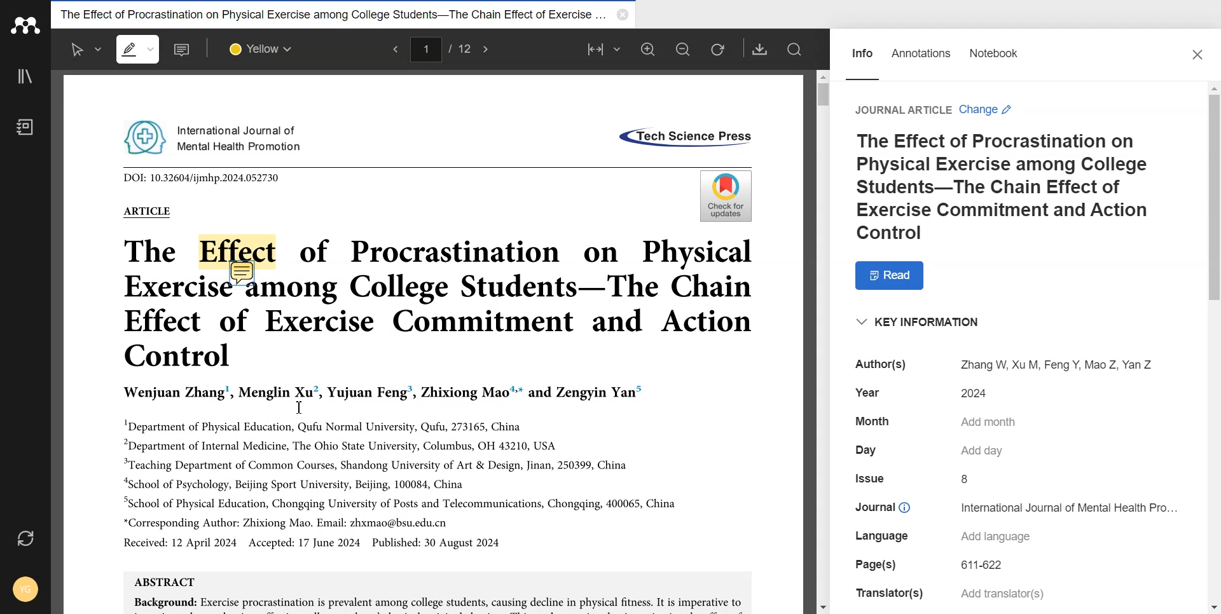 This screenshot has width=1221, height=614. What do you see at coordinates (724, 196) in the screenshot?
I see `Check for updates` at bounding box center [724, 196].